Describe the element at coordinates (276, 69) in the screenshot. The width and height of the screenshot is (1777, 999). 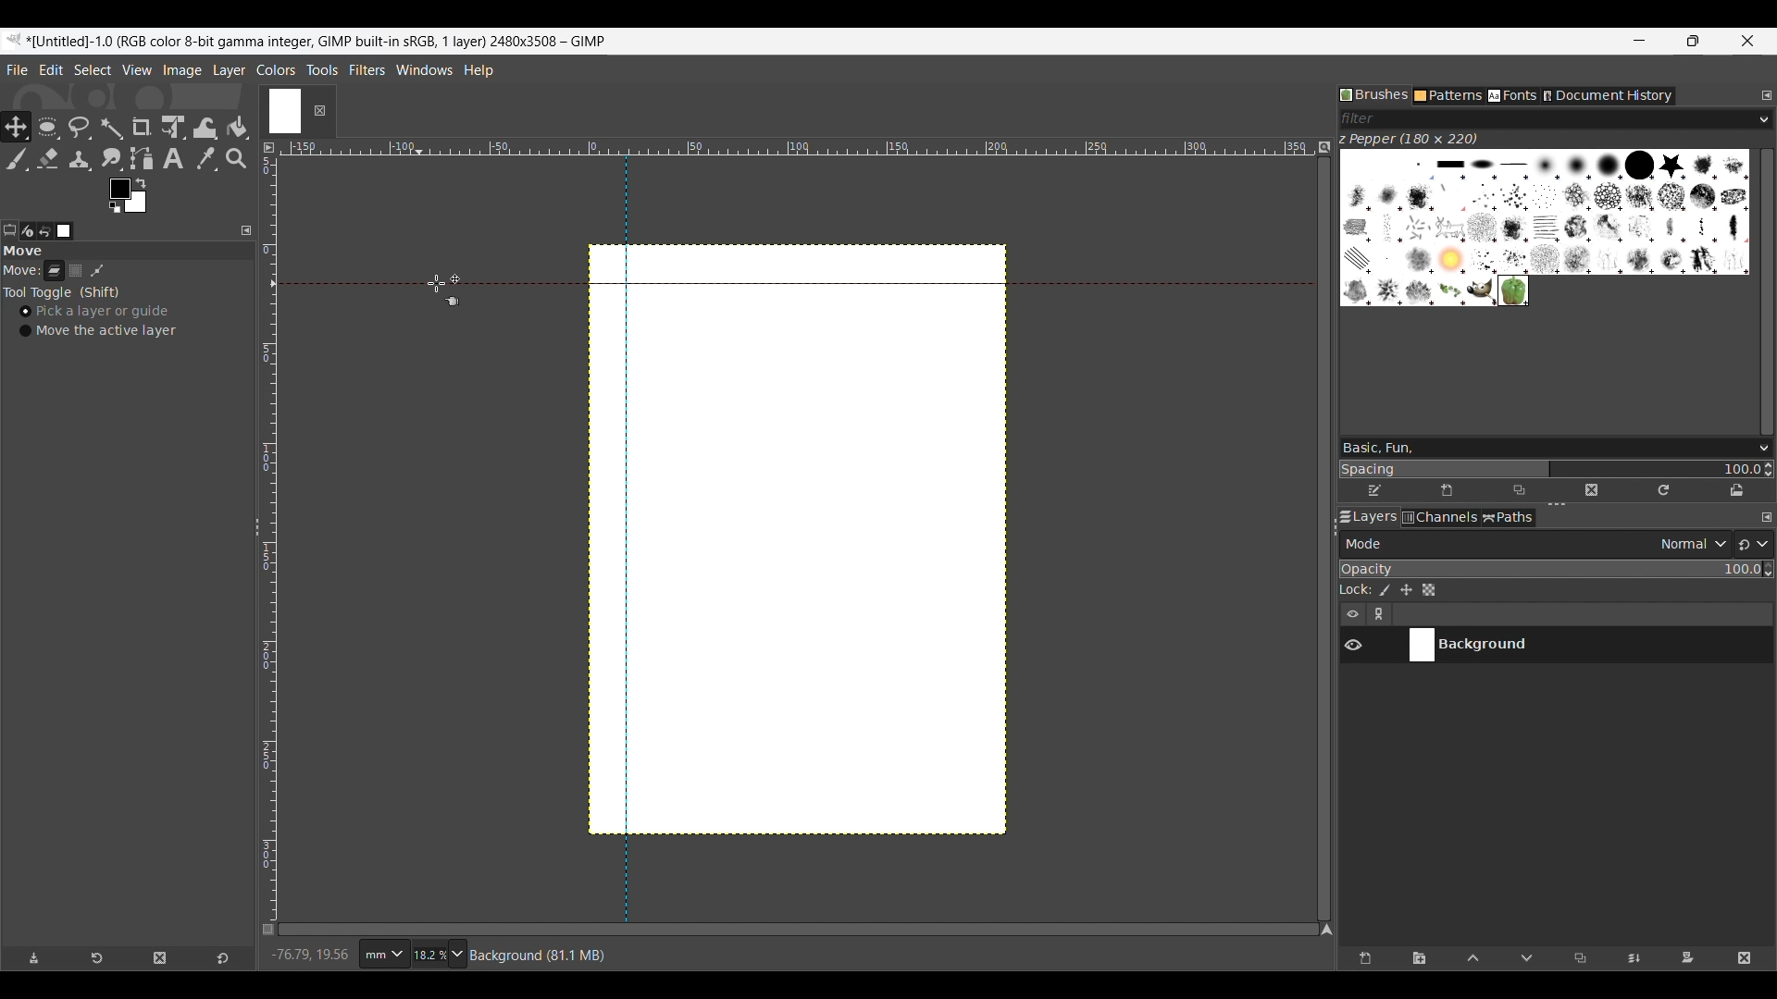
I see `Colors menu` at that location.